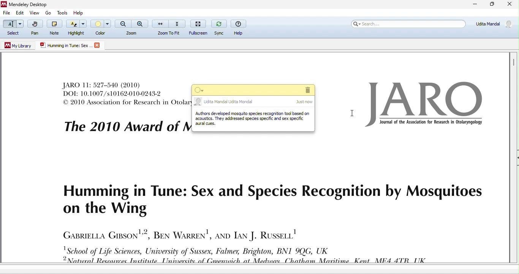  Describe the element at coordinates (424, 106) in the screenshot. I see `jaro -  Journal of the Association for Research in Otolaryngology` at that location.